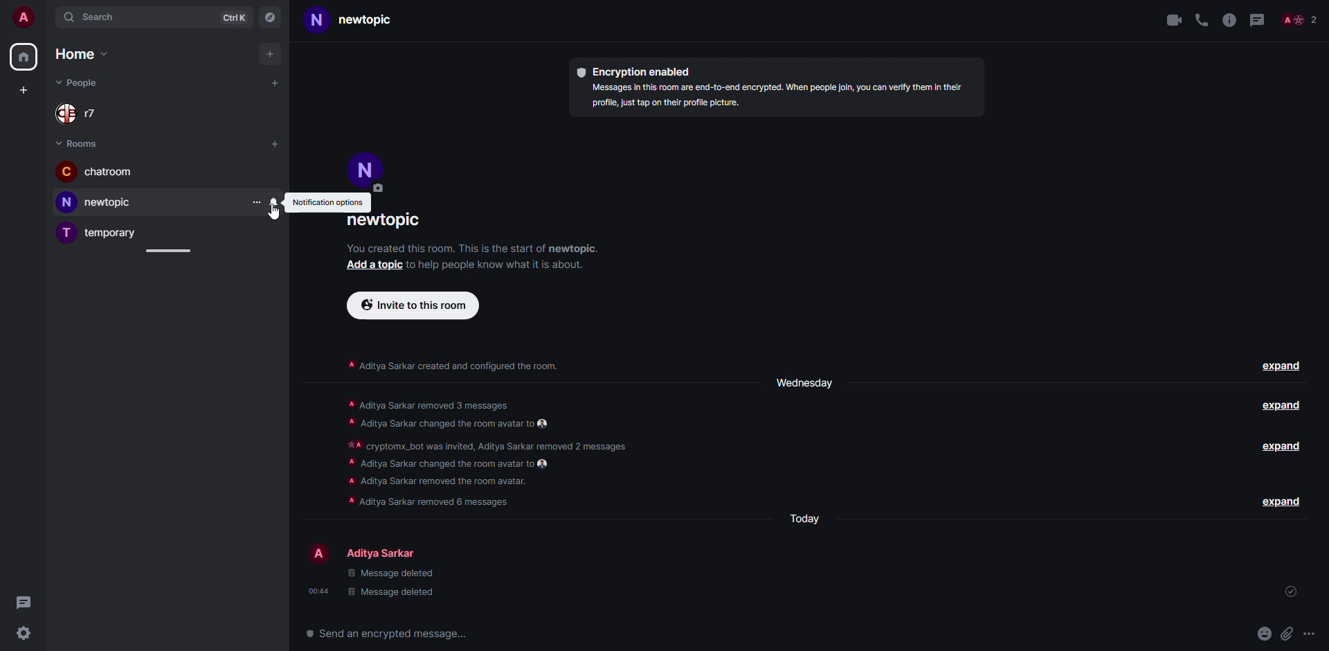 The width and height of the screenshot is (1329, 651). Describe the element at coordinates (1301, 21) in the screenshot. I see `people` at that location.